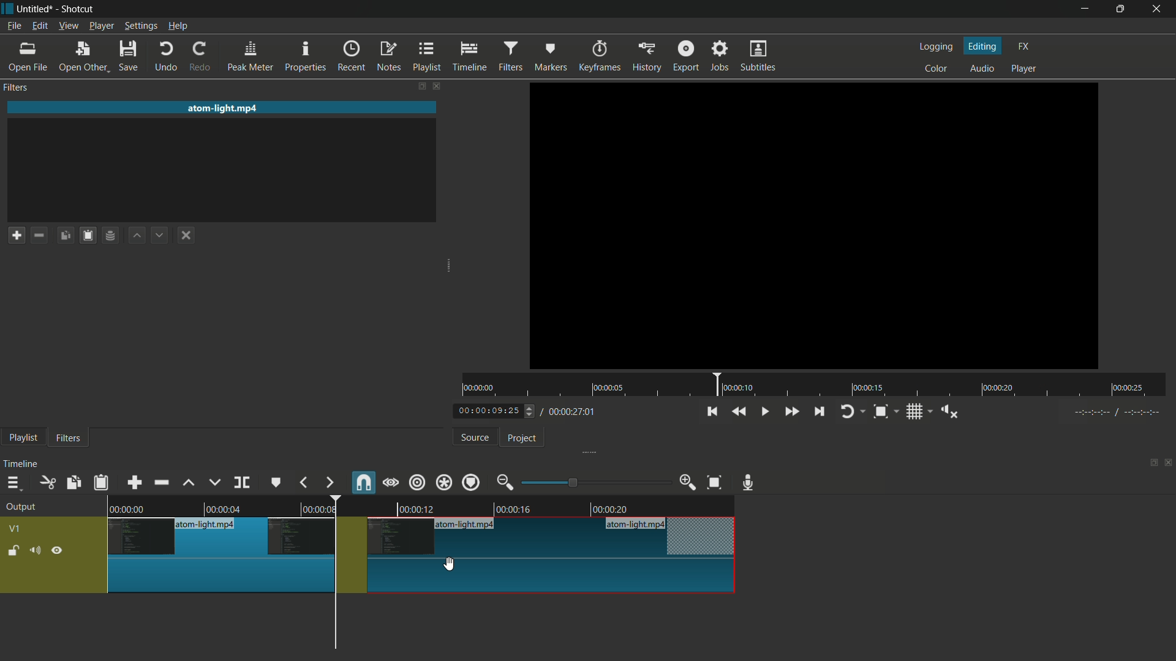  I want to click on timeline menu, so click(13, 482).